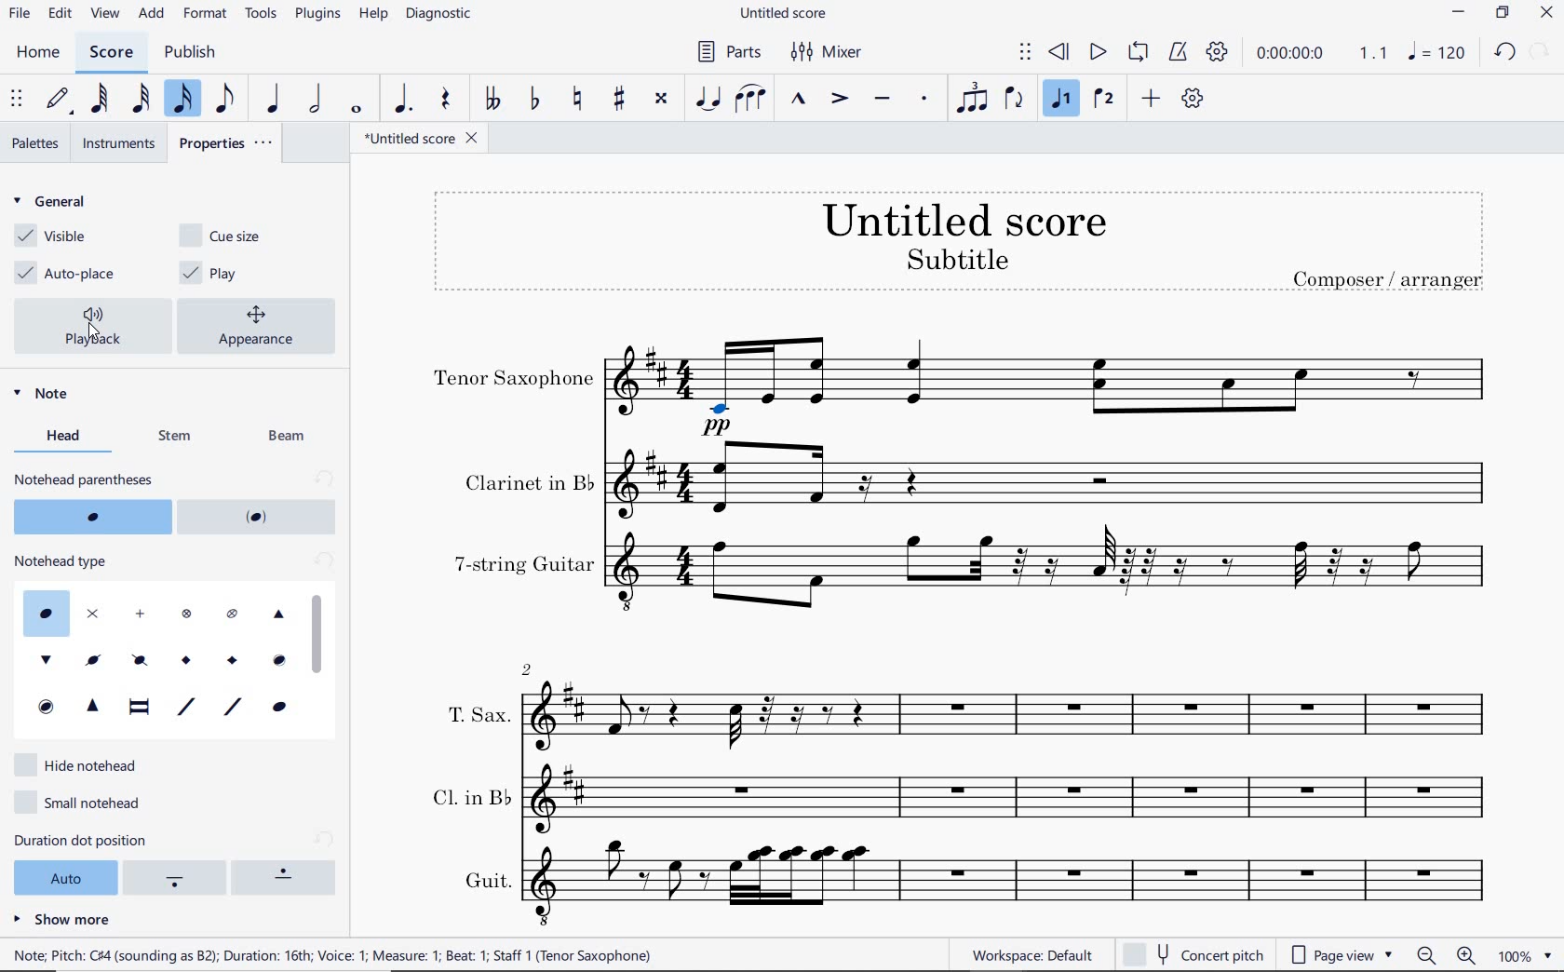 This screenshot has height=972, width=1564. I want to click on text, so click(514, 380).